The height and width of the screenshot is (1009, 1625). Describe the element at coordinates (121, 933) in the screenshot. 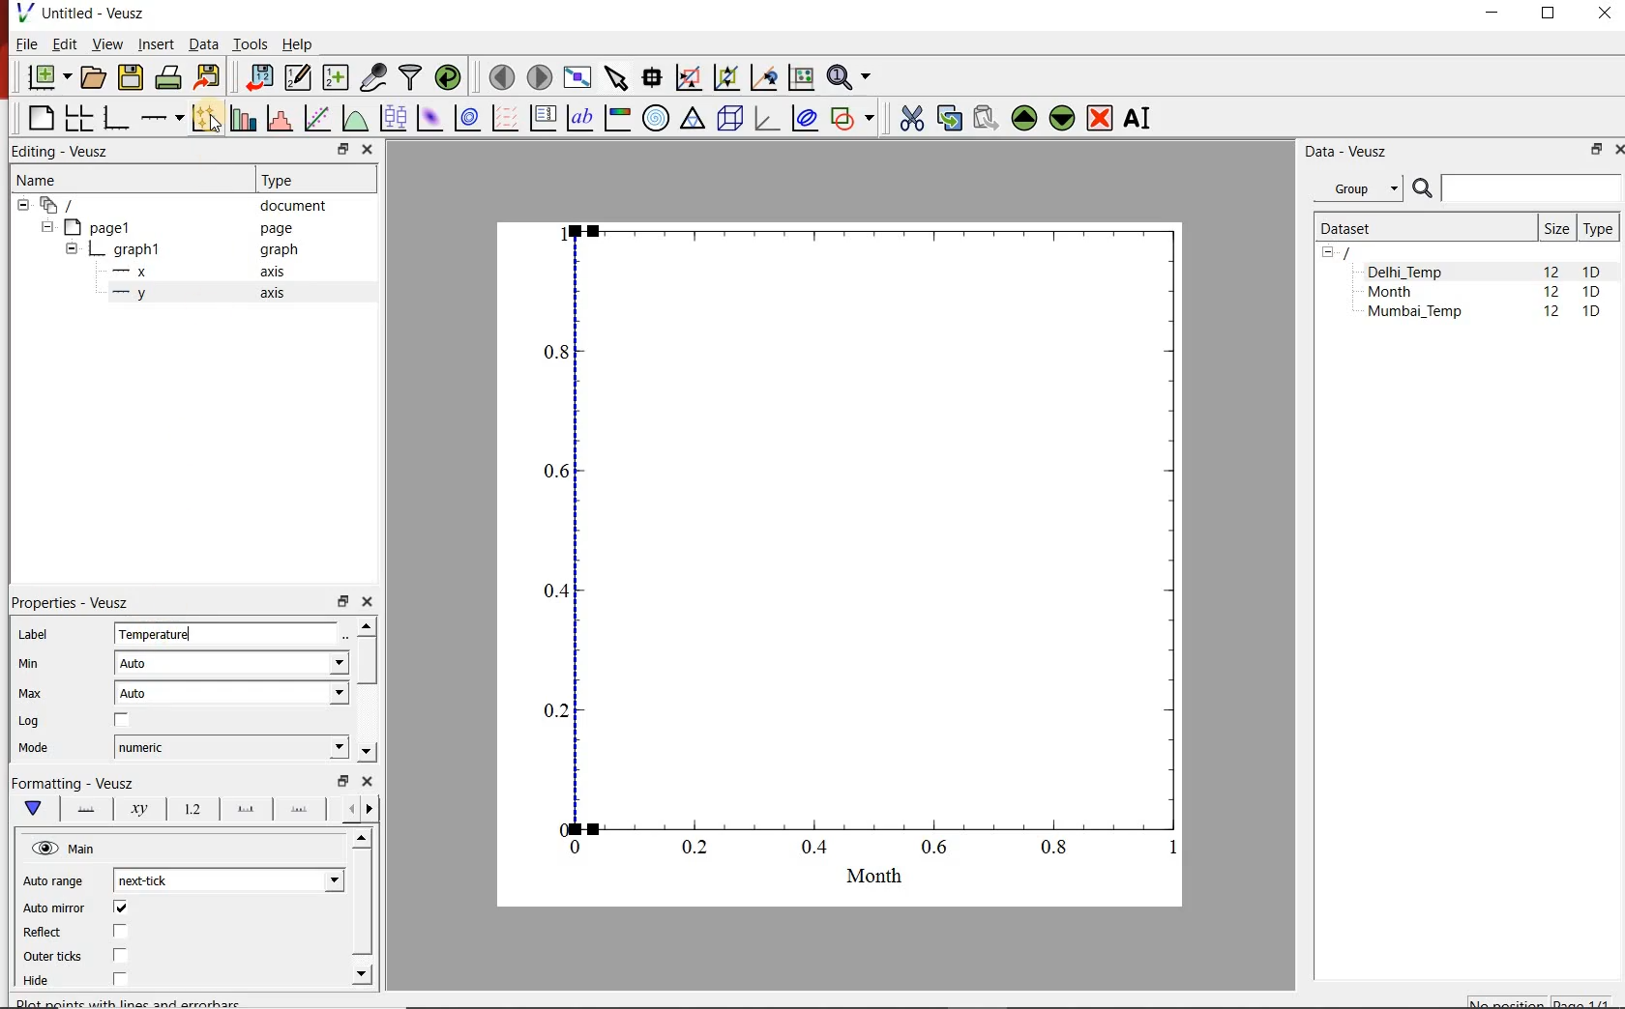

I see `check/uncheck` at that location.